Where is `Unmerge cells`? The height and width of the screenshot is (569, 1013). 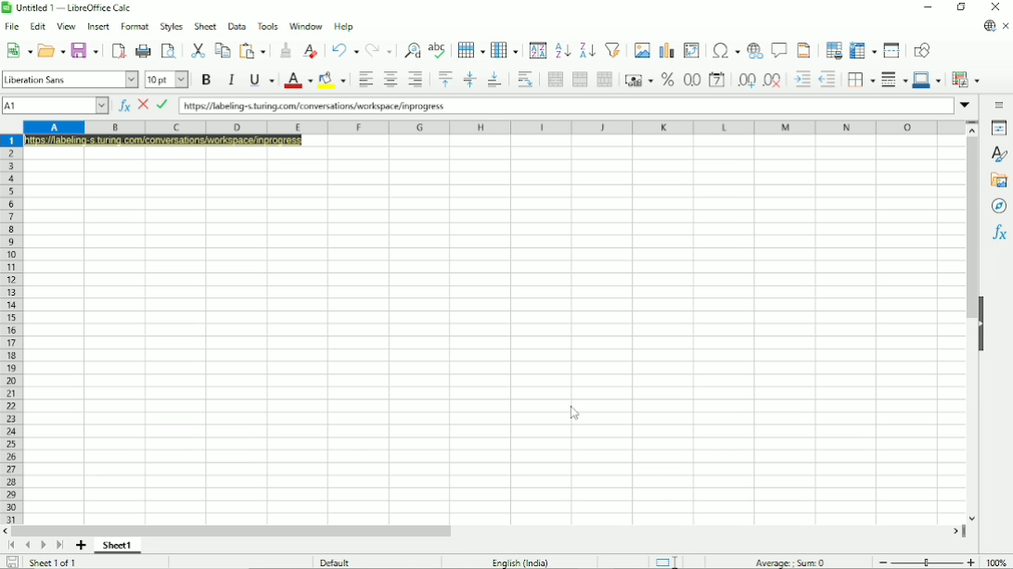 Unmerge cells is located at coordinates (605, 79).